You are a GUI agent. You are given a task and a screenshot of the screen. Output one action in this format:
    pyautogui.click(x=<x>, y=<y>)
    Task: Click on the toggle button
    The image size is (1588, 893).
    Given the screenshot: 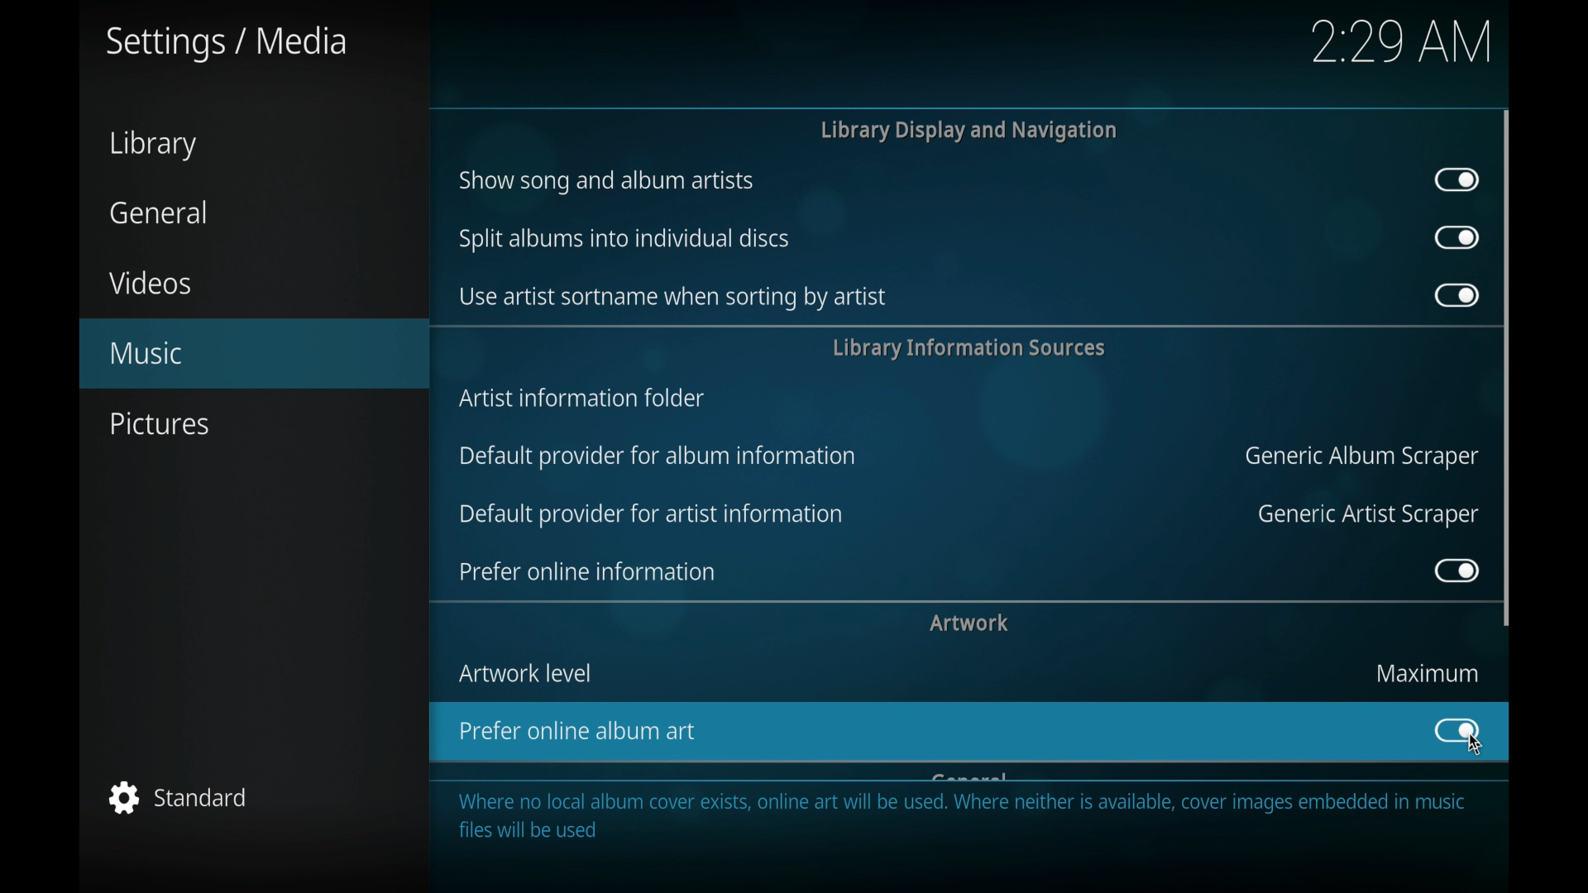 What is the action you would take?
    pyautogui.click(x=1456, y=295)
    